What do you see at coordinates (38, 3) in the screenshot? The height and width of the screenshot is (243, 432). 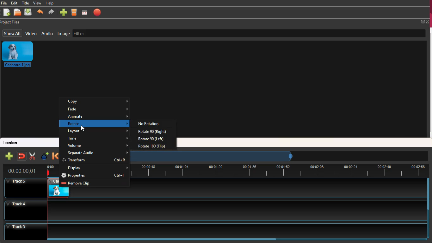 I see `view` at bounding box center [38, 3].